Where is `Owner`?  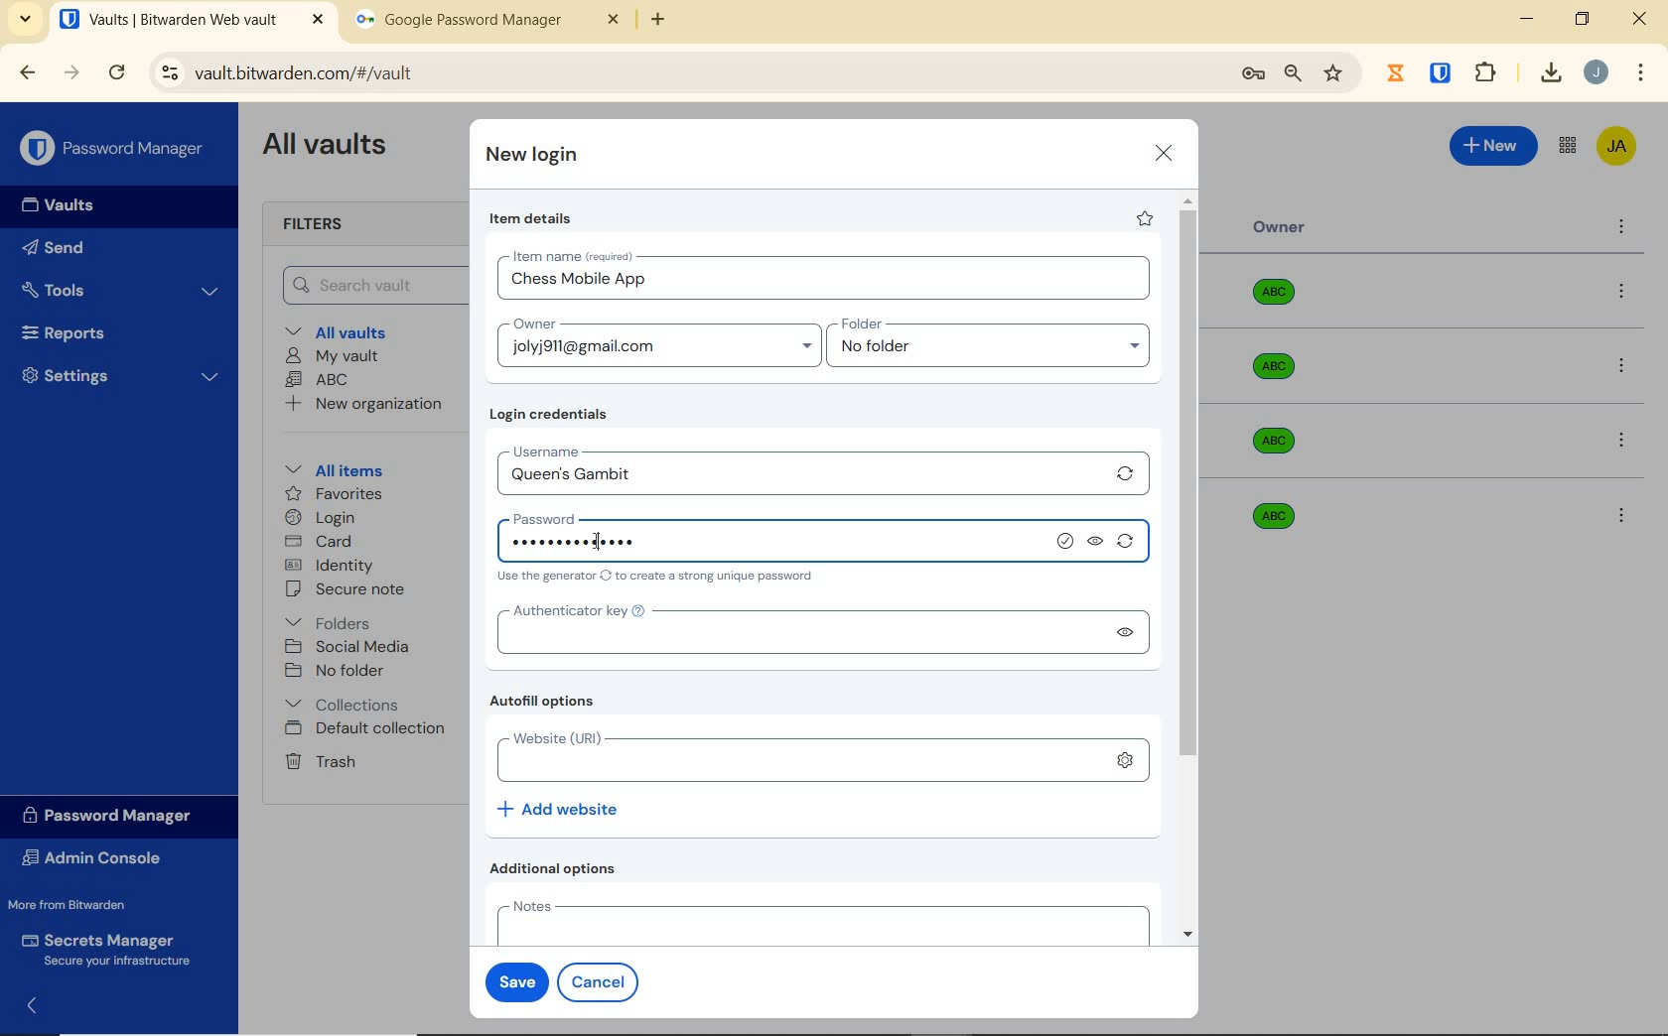 Owner is located at coordinates (1280, 227).